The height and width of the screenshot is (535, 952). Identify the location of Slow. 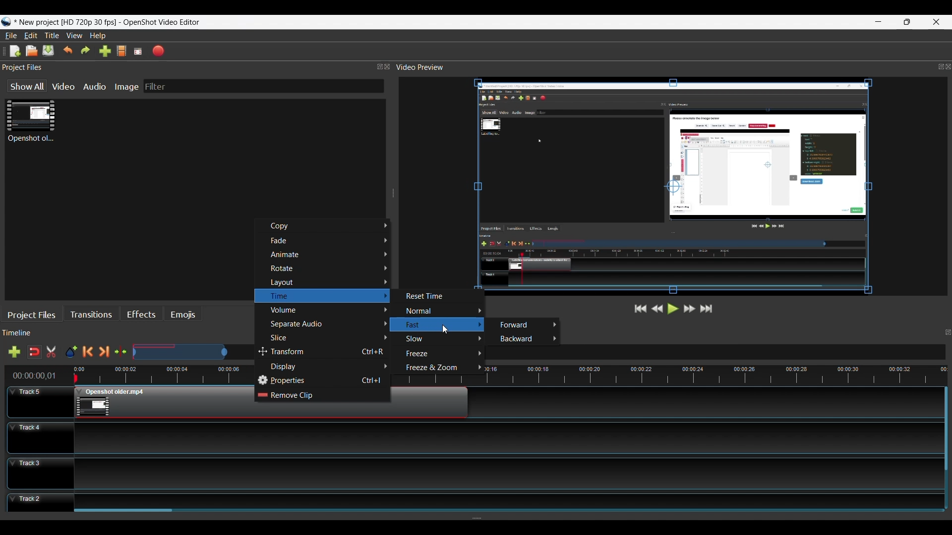
(441, 339).